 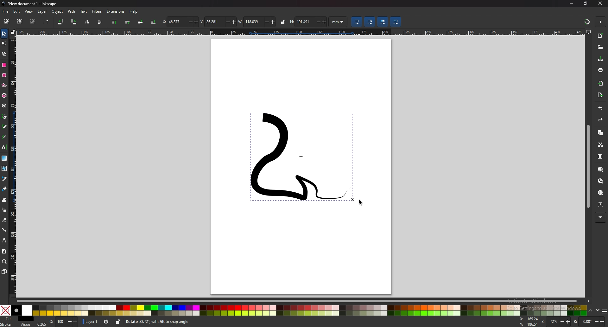 What do you see at coordinates (5, 11) in the screenshot?
I see `file` at bounding box center [5, 11].